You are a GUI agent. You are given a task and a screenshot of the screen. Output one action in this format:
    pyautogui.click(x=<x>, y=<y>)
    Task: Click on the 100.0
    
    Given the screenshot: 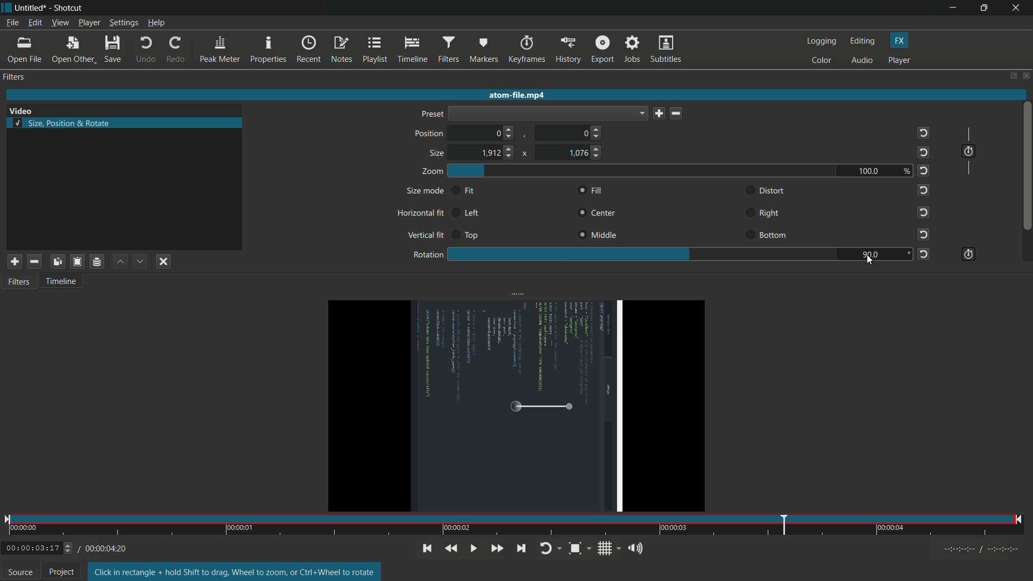 What is the action you would take?
    pyautogui.click(x=867, y=170)
    